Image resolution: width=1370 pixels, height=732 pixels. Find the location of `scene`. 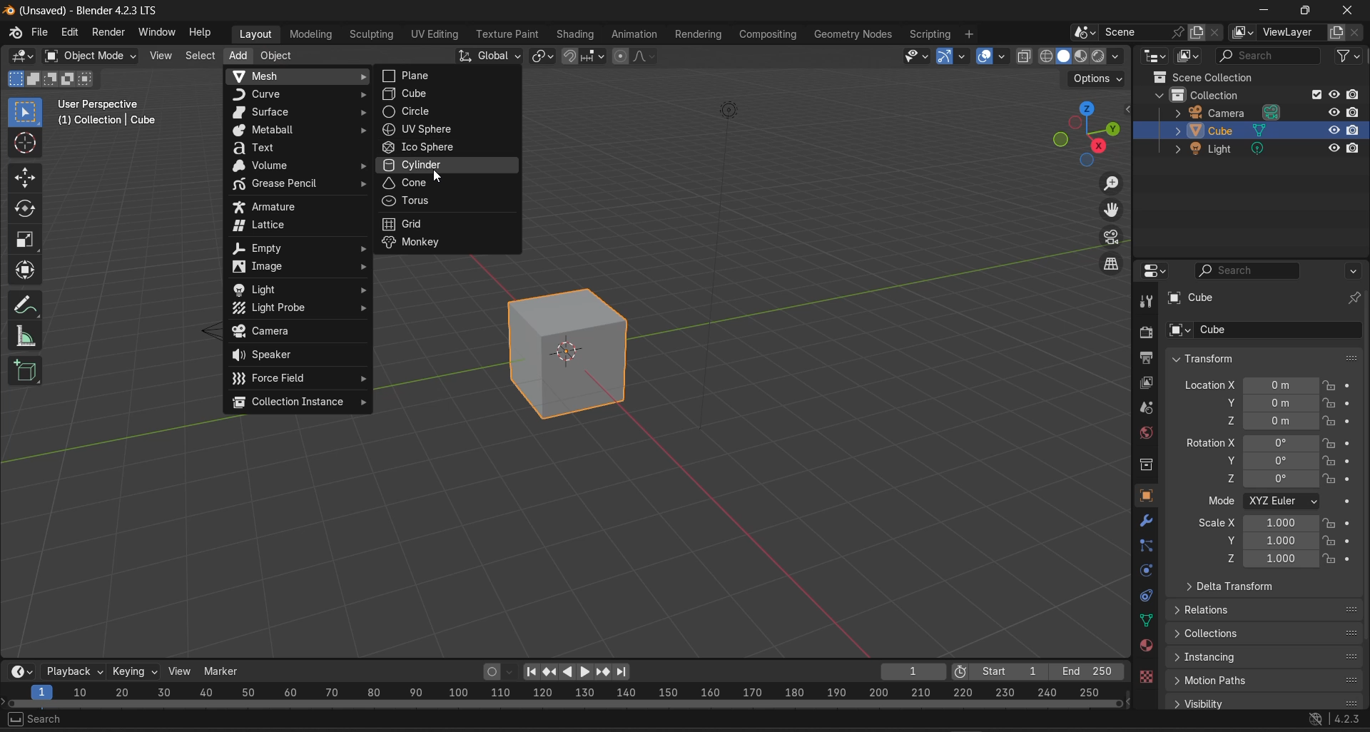

scene is located at coordinates (1147, 408).